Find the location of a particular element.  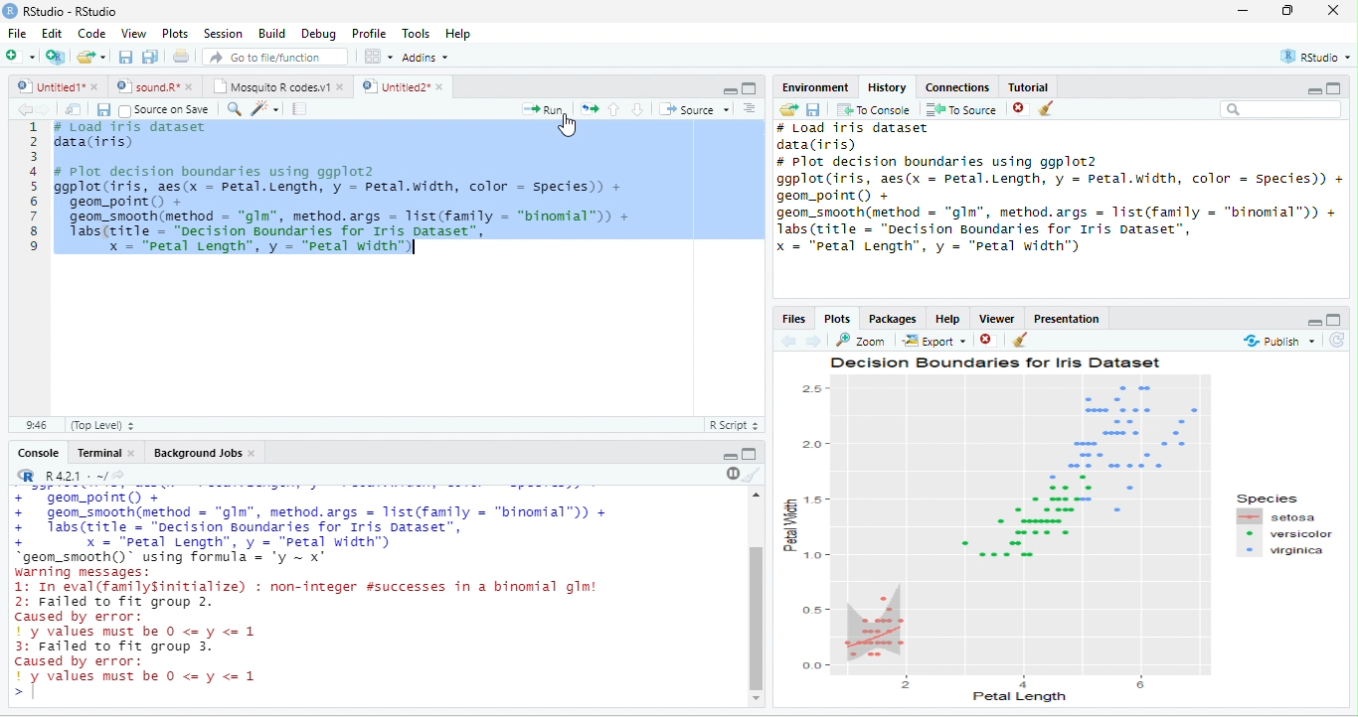

Source on Save is located at coordinates (163, 110).